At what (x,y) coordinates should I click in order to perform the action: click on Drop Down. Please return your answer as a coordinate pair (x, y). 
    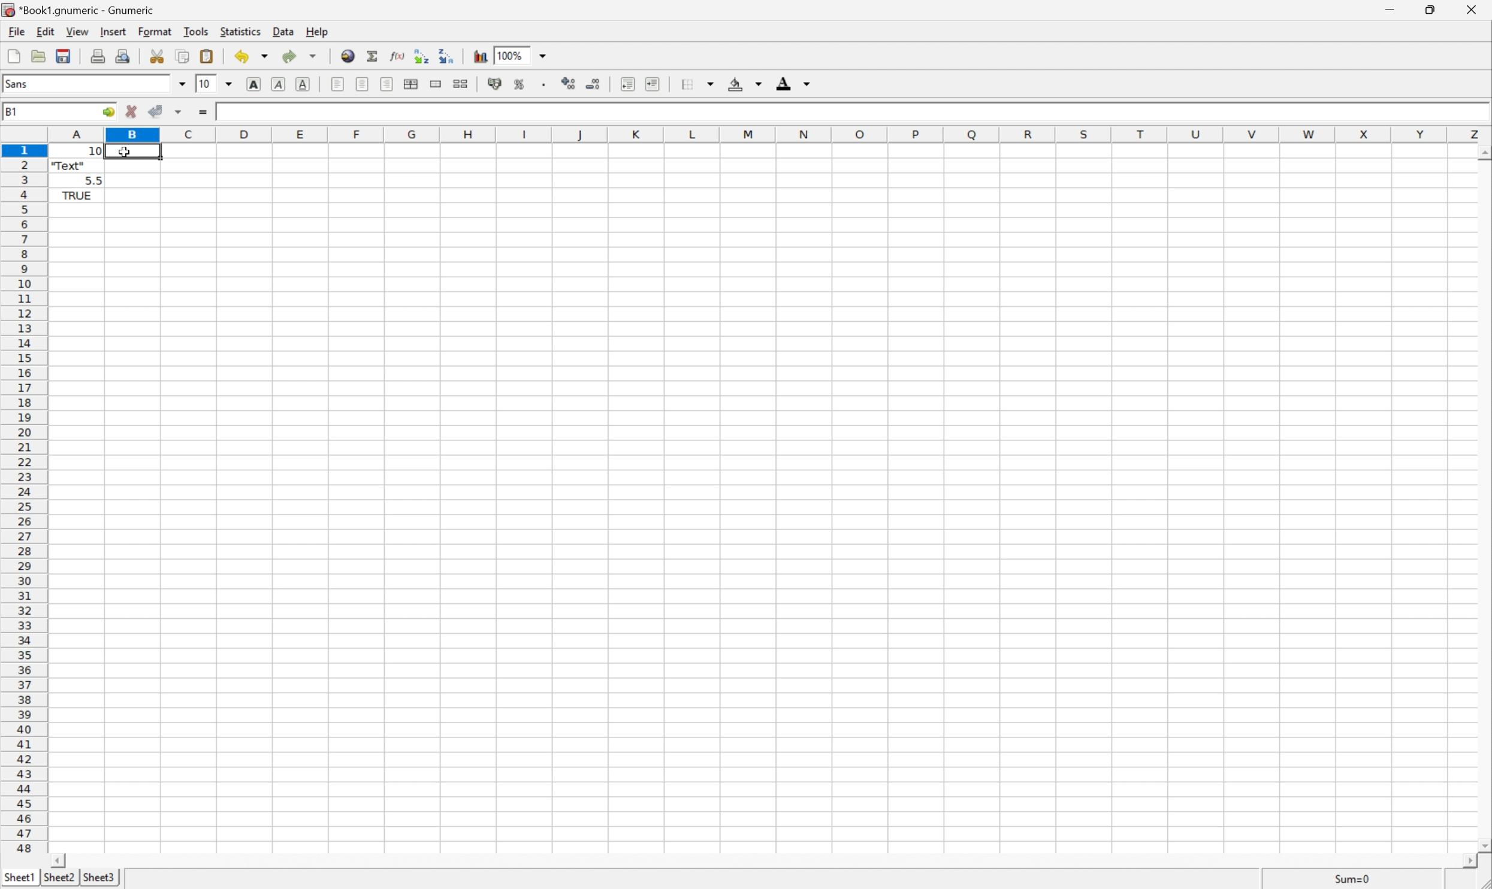
    Looking at the image, I should click on (542, 55).